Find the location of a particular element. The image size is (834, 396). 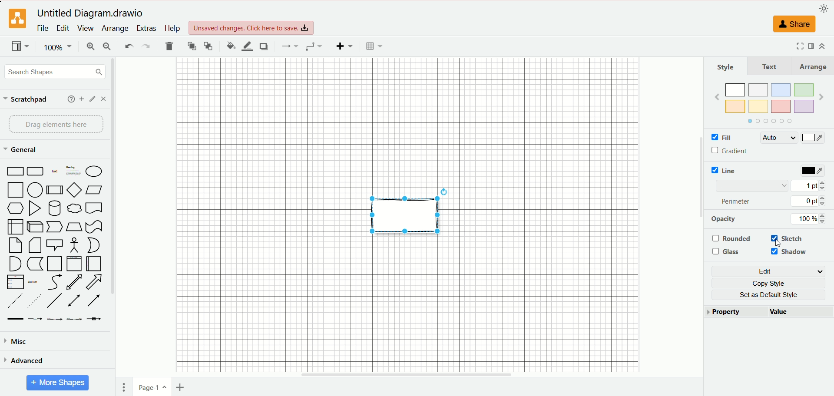

arrange is located at coordinates (116, 29).